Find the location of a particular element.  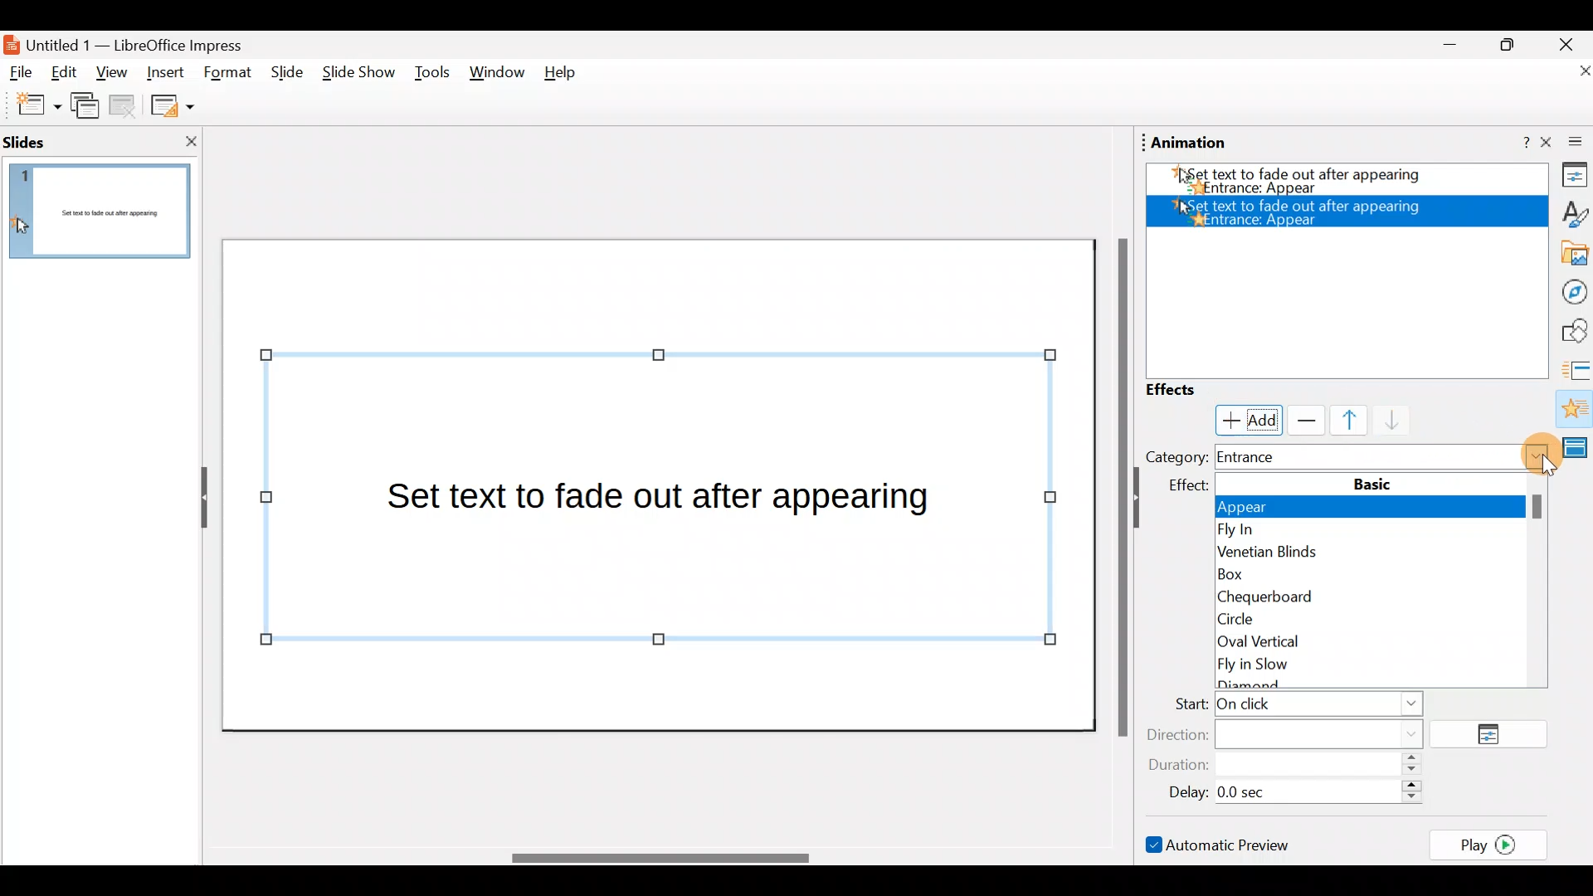

Navigator is located at coordinates (1570, 290).